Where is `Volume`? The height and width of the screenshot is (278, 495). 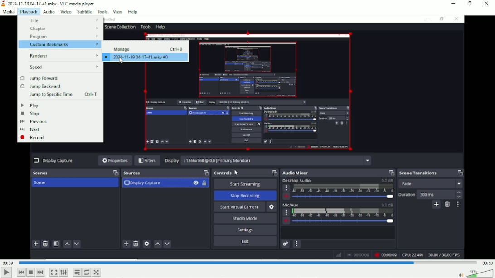
Volume is located at coordinates (473, 273).